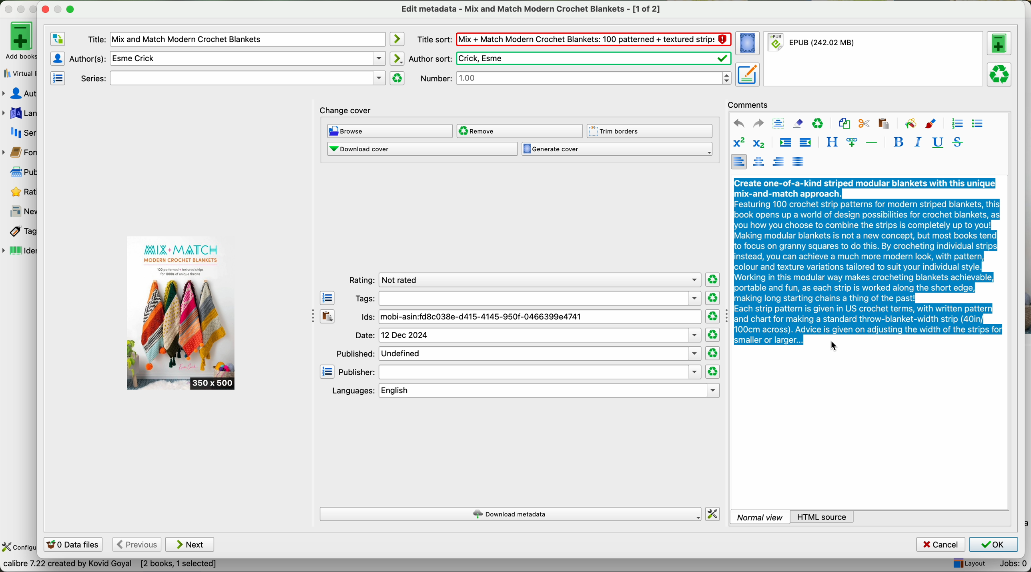 This screenshot has height=572, width=1031. Describe the element at coordinates (569, 58) in the screenshot. I see `author sort` at that location.